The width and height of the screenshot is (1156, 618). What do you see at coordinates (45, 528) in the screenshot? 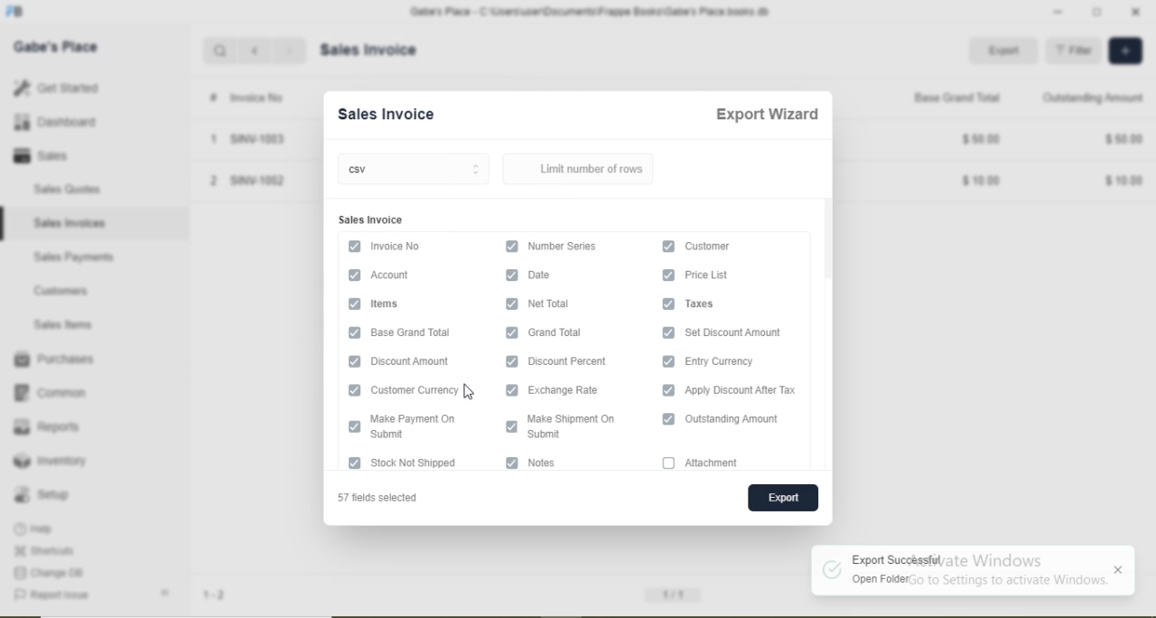
I see `Help` at bounding box center [45, 528].